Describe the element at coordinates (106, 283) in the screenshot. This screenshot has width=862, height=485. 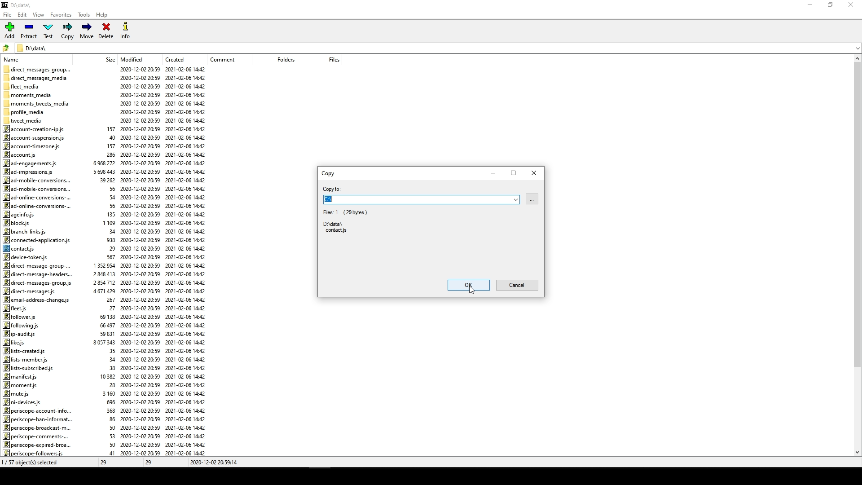
I see `size` at that location.